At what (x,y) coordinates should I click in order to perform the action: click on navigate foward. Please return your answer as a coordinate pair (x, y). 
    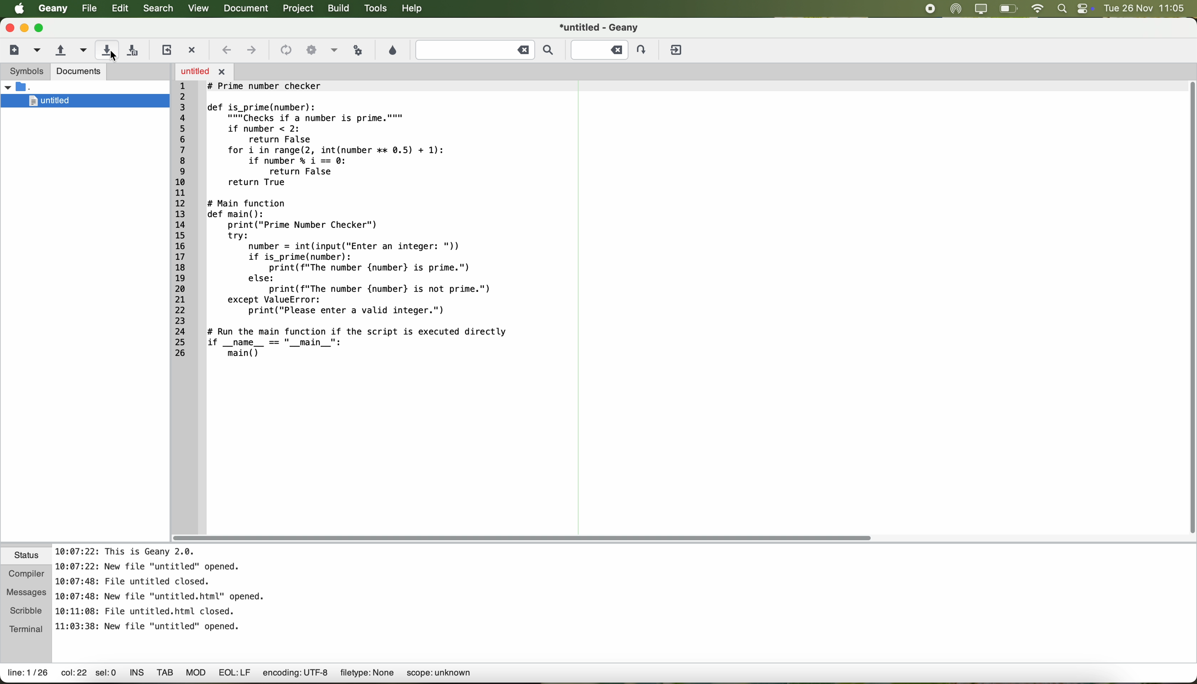
    Looking at the image, I should click on (252, 52).